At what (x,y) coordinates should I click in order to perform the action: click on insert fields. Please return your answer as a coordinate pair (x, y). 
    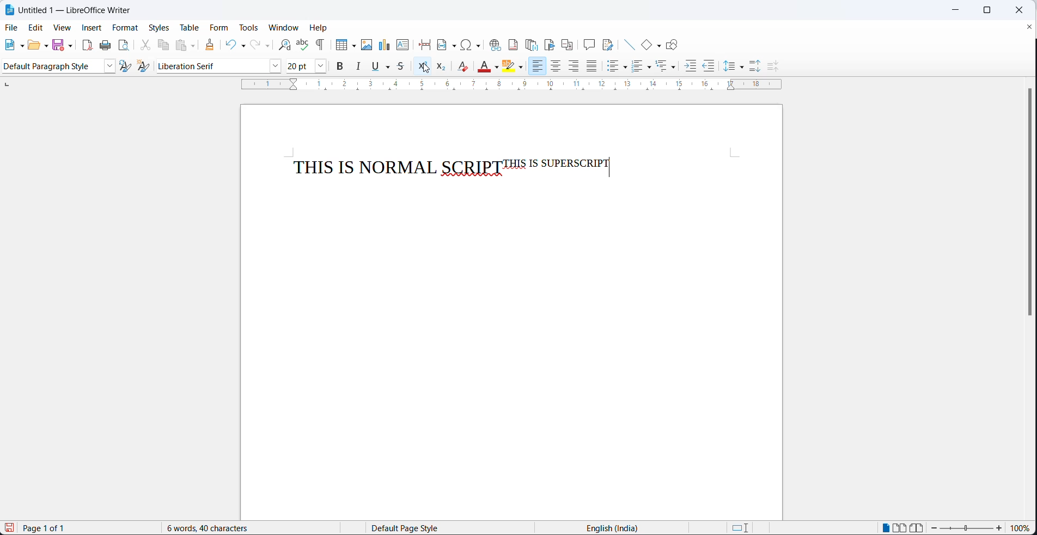
    Looking at the image, I should click on (446, 43).